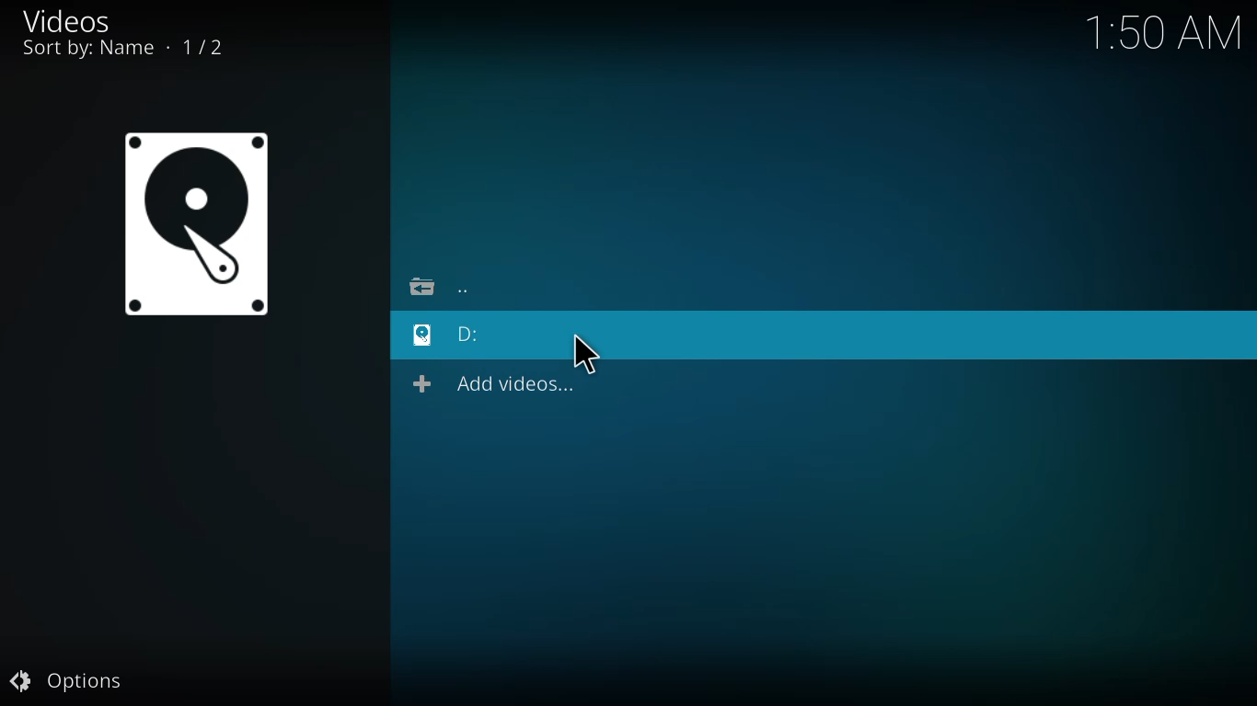  I want to click on sort by name, so click(122, 51).